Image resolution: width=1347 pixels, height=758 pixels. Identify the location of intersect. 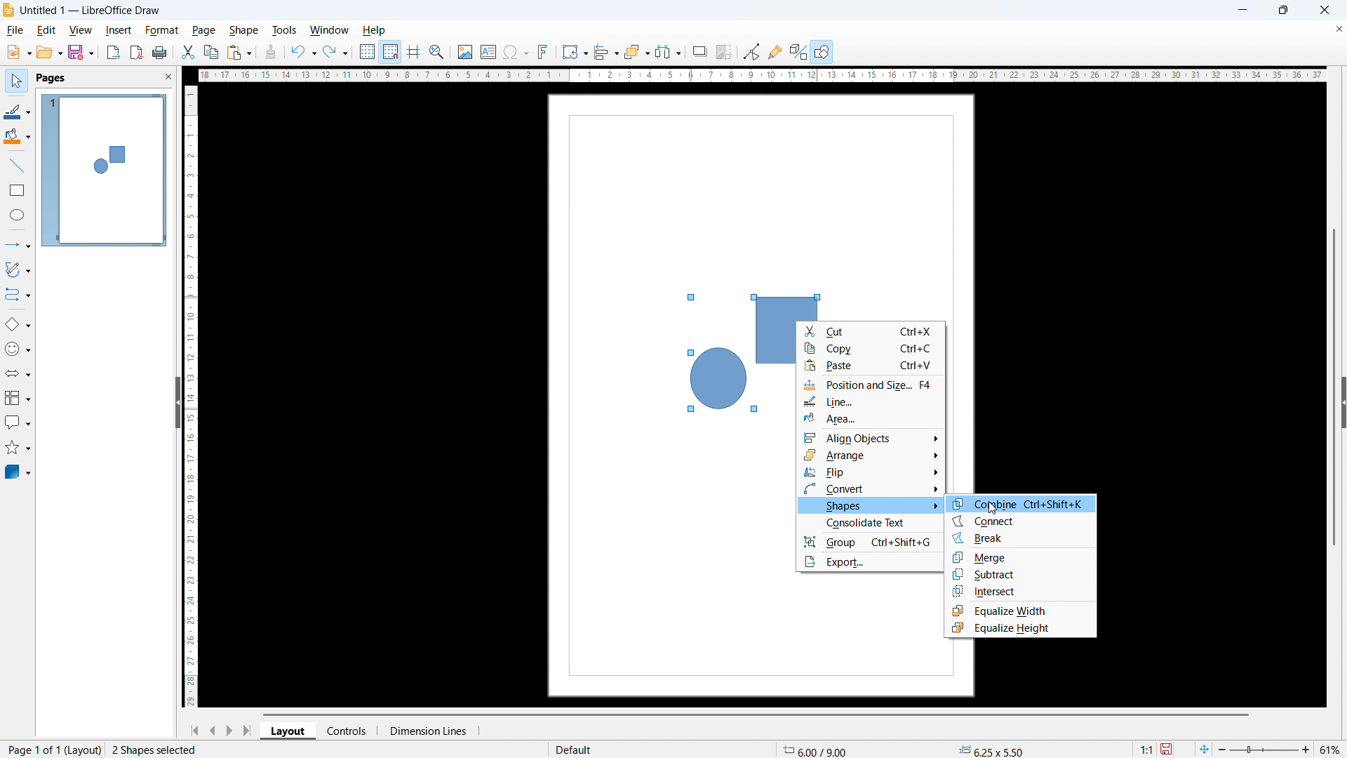
(1021, 592).